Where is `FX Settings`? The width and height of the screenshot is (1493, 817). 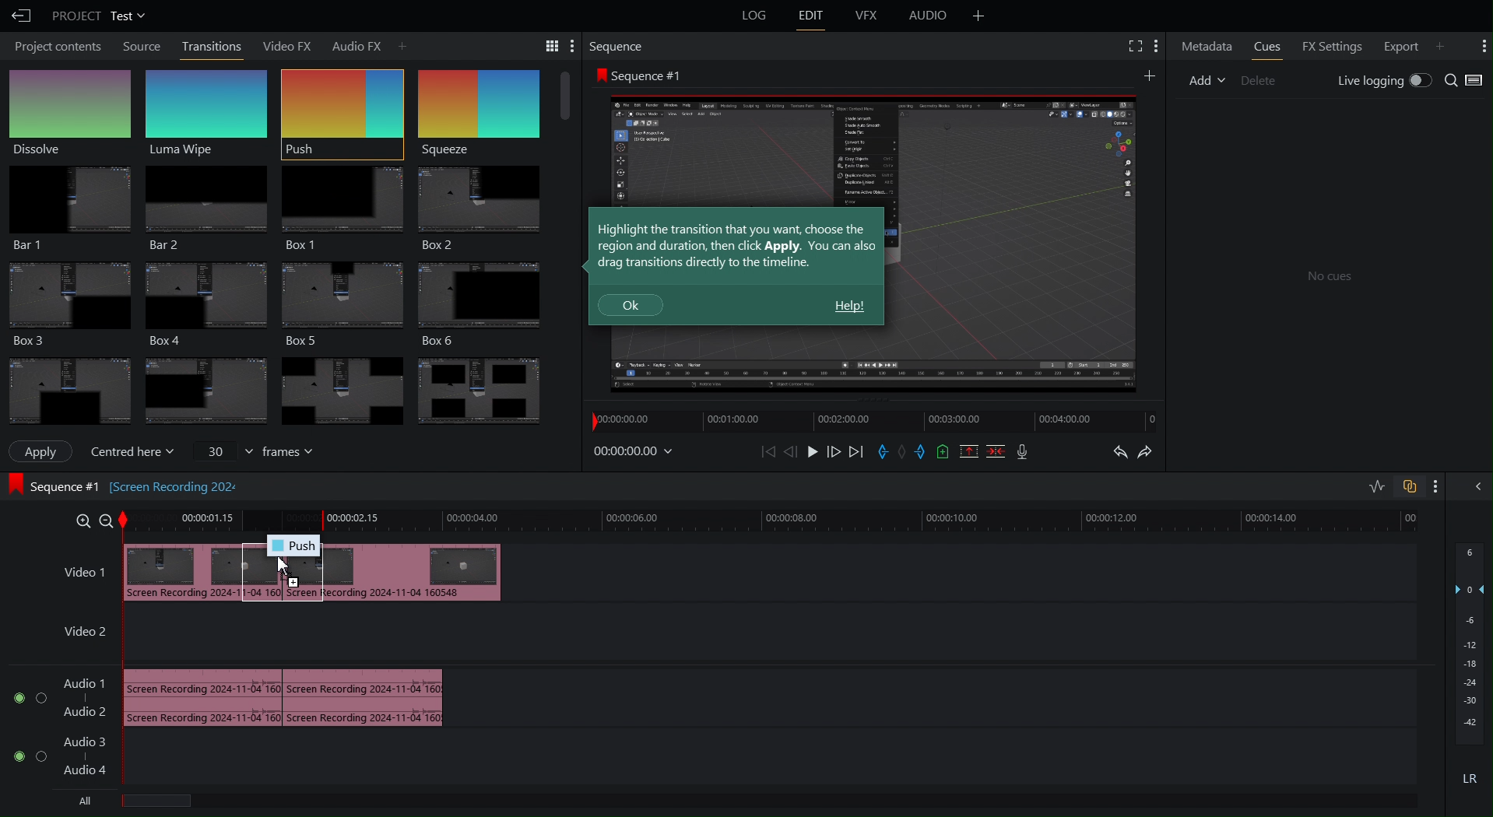 FX Settings is located at coordinates (1330, 45).